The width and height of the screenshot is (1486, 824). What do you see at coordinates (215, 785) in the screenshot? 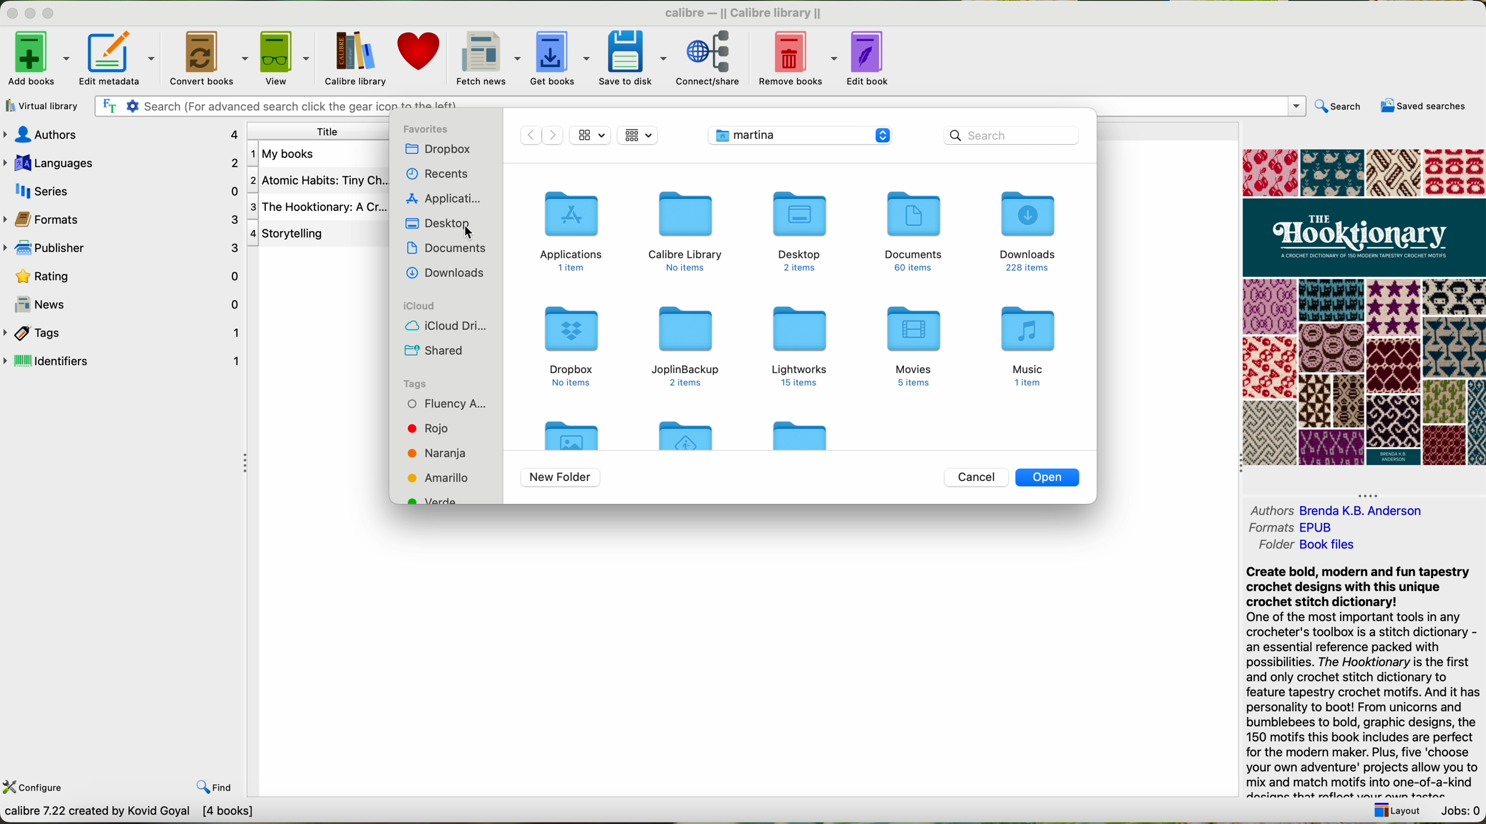
I see `find` at bounding box center [215, 785].